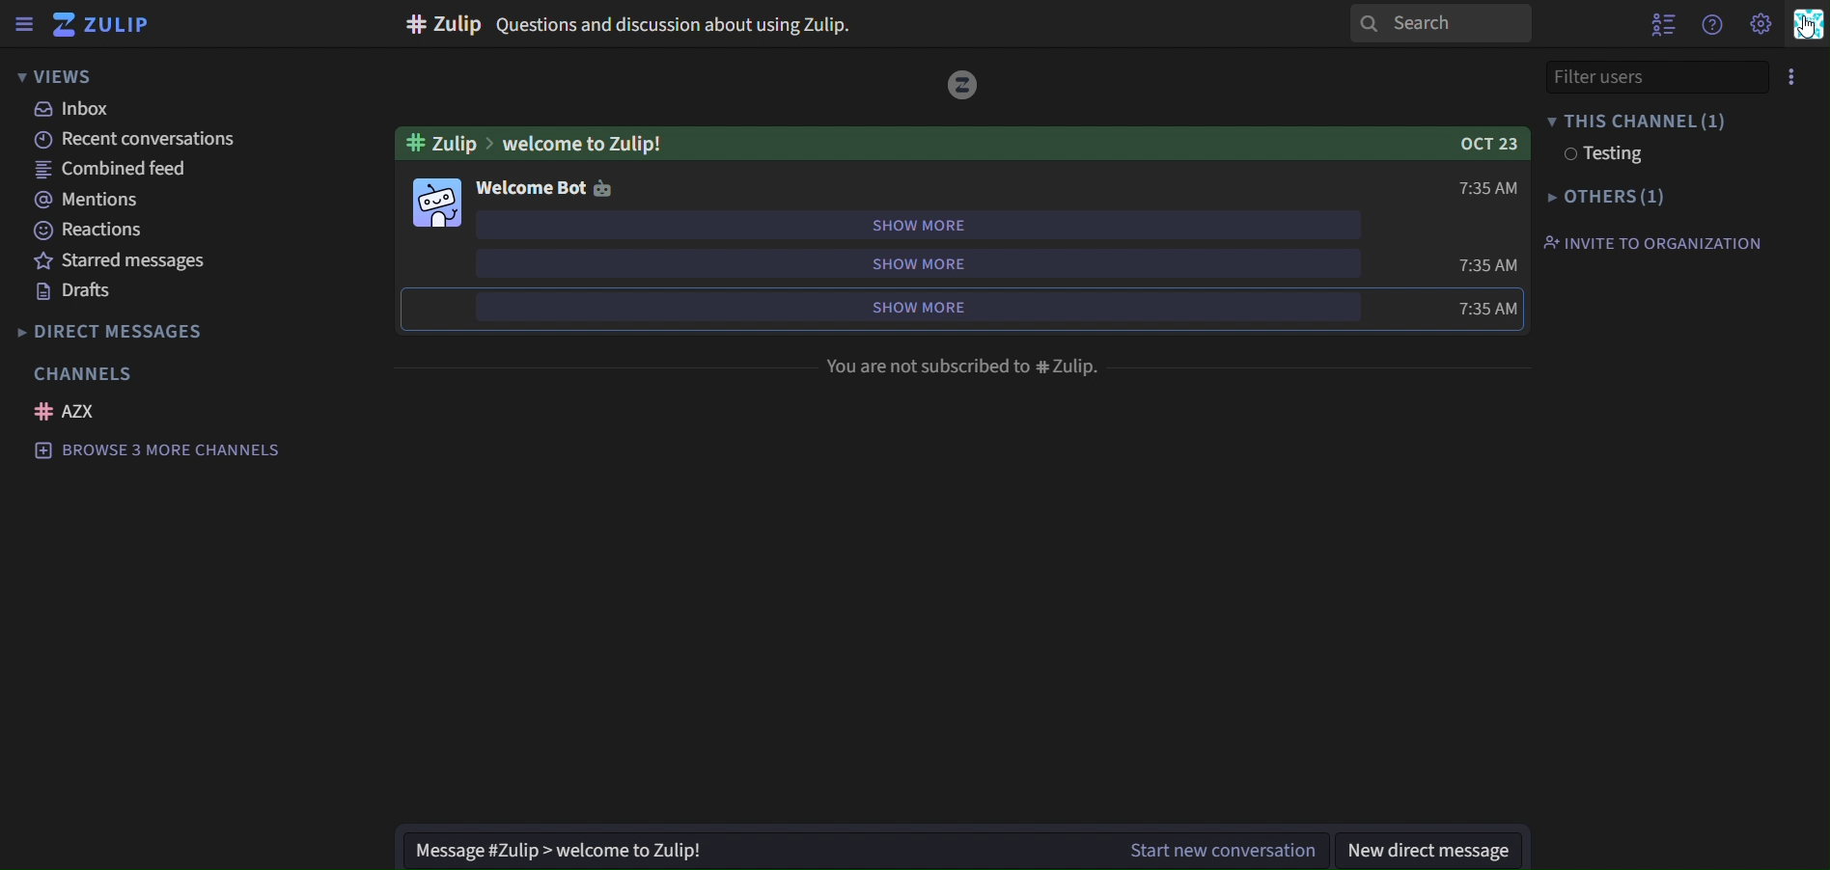 The image size is (1830, 870). What do you see at coordinates (171, 452) in the screenshot?
I see `browse 3 more channels` at bounding box center [171, 452].